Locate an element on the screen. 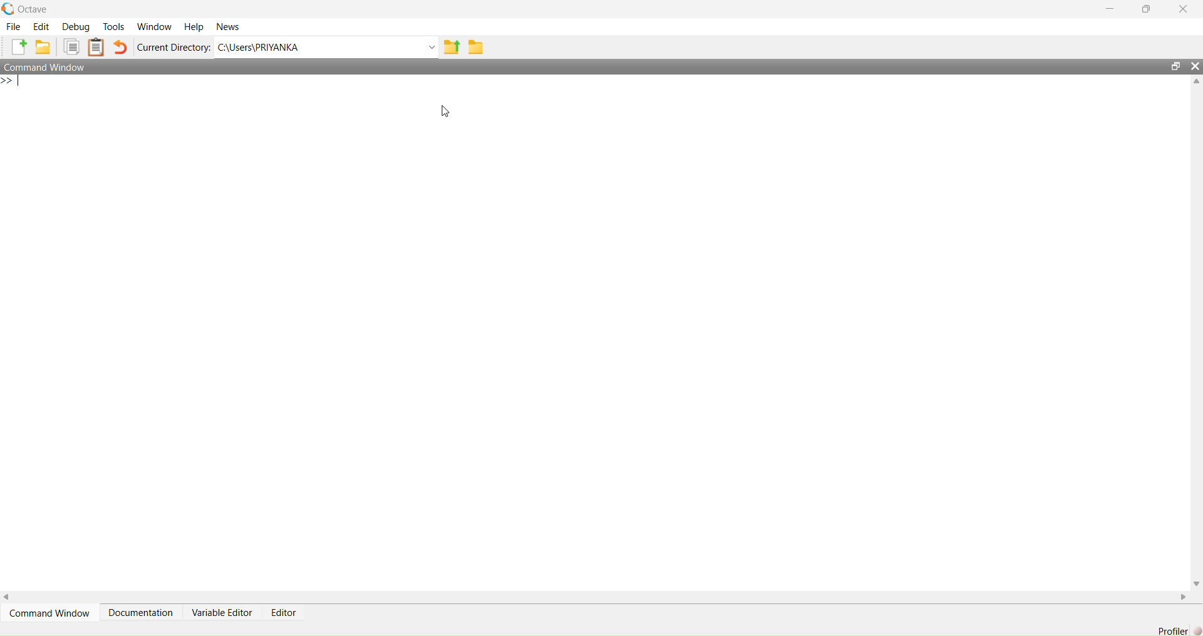 This screenshot has width=1203, height=636. Variable Editor is located at coordinates (221, 613).